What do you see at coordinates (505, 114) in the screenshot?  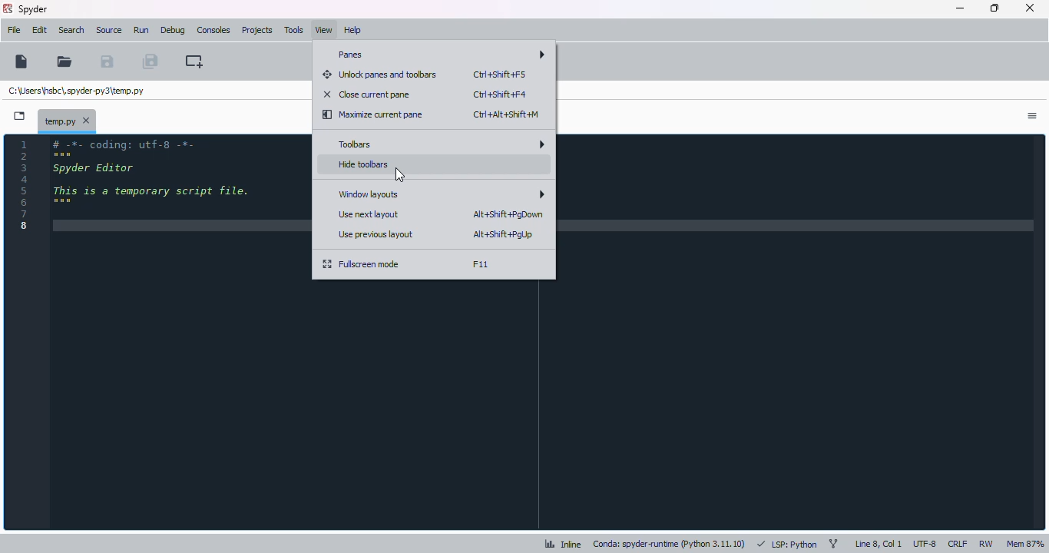 I see `shortcut for maximize current pane` at bounding box center [505, 114].